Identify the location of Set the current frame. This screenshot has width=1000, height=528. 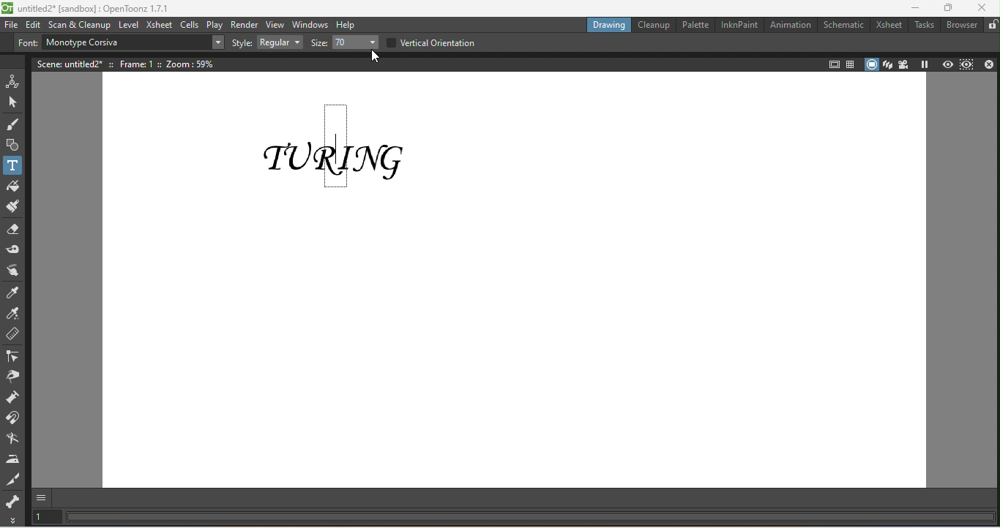
(45, 518).